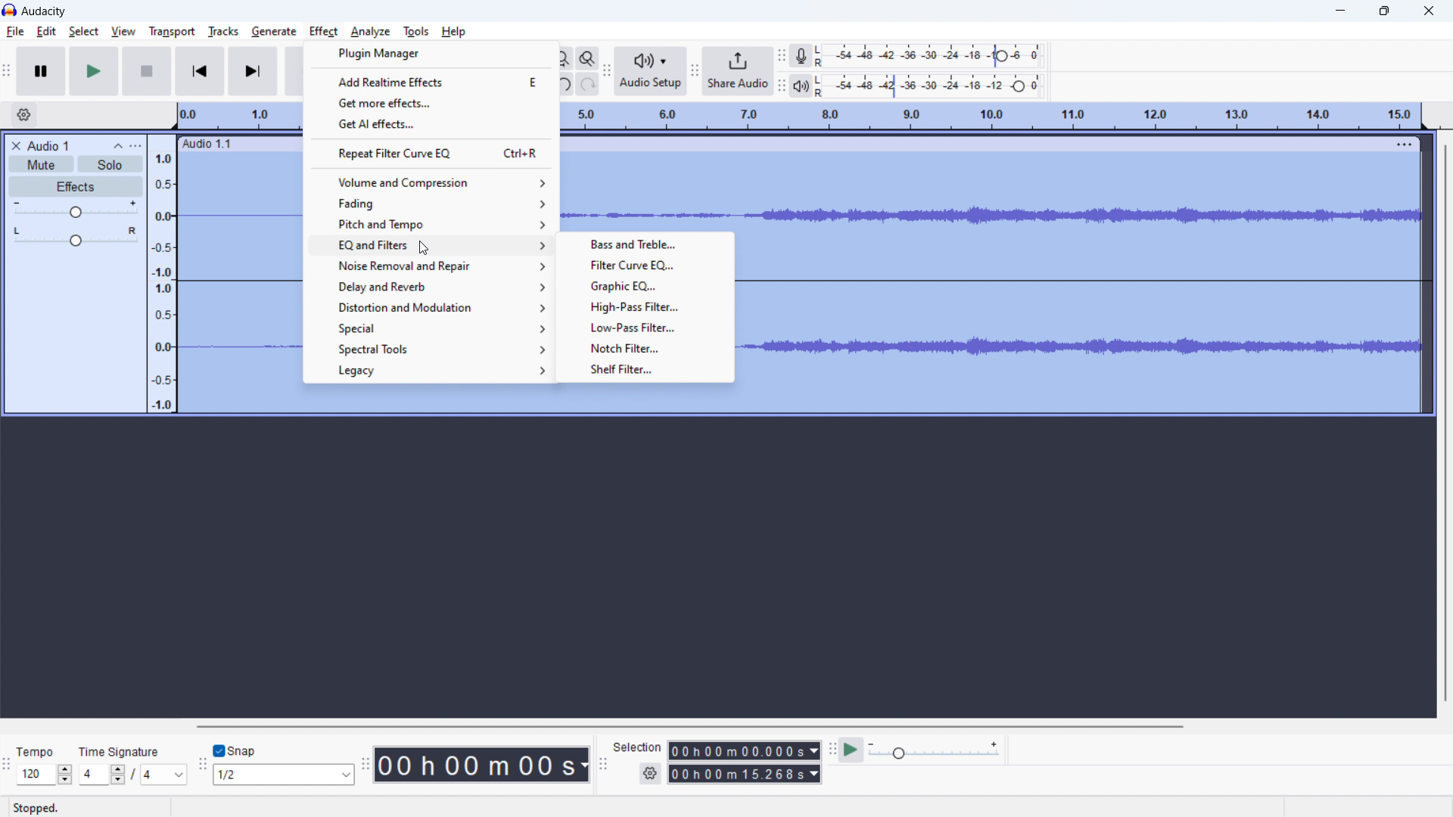 This screenshot has width=1453, height=817. Describe the element at coordinates (430, 225) in the screenshot. I see `pitch and tempo` at that location.